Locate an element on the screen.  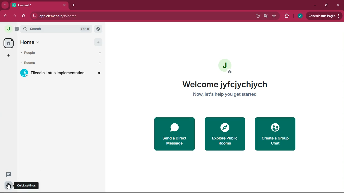
add button is located at coordinates (98, 42).